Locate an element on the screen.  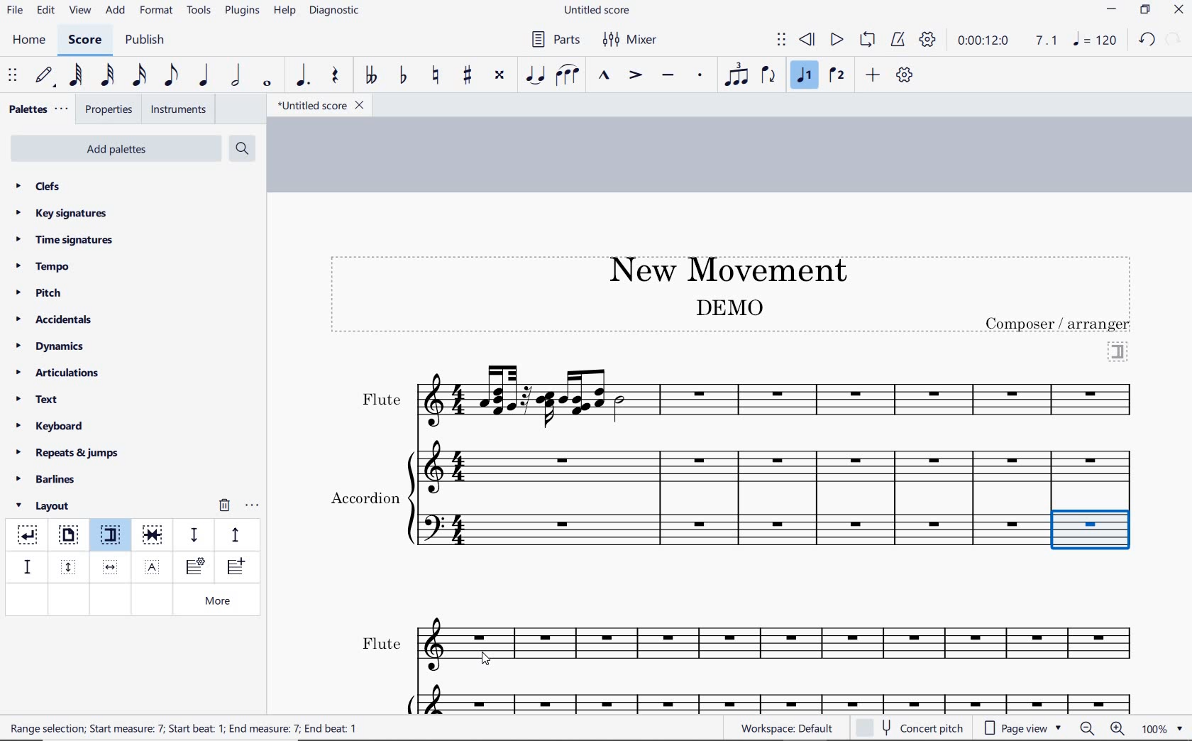
zoom out is located at coordinates (1088, 728).